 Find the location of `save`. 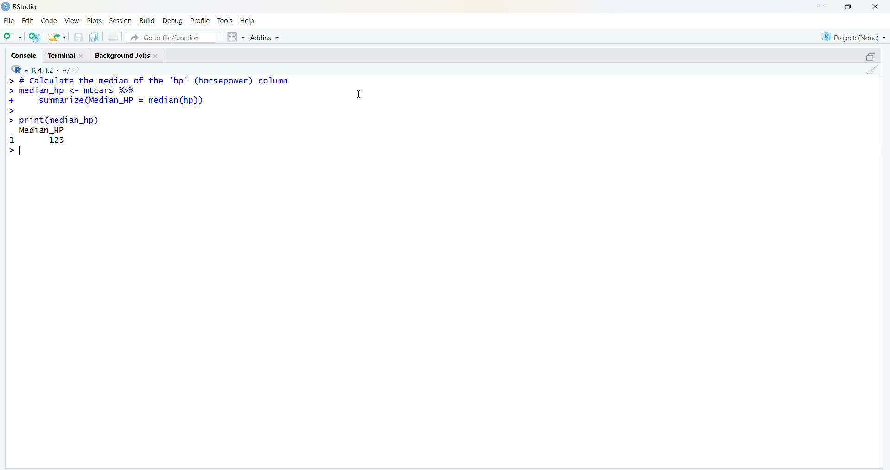

save is located at coordinates (79, 37).